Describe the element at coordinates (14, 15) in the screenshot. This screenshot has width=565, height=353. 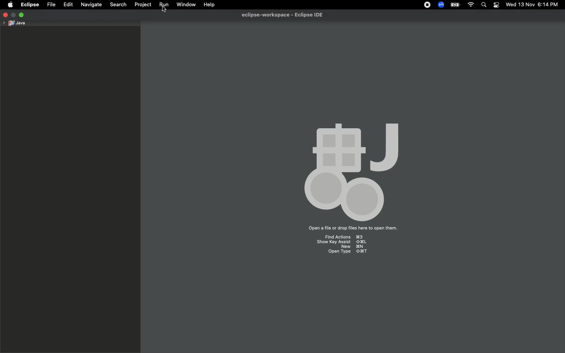
I see `minimize` at that location.